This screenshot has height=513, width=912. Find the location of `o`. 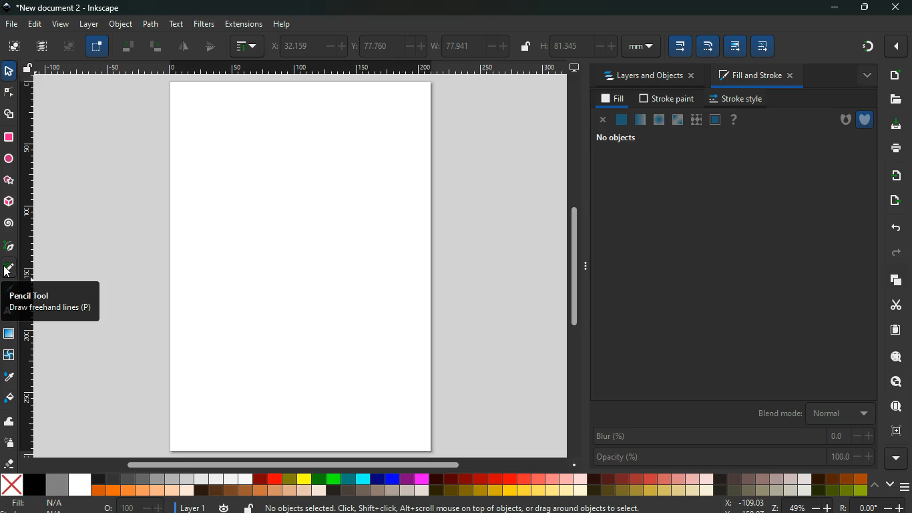

o is located at coordinates (134, 506).